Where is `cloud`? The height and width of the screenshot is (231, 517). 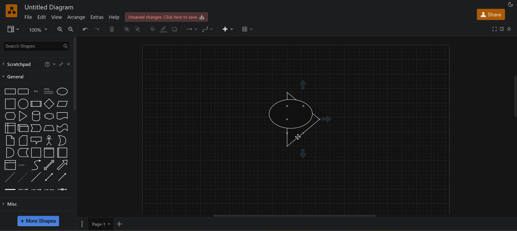 cloud is located at coordinates (49, 116).